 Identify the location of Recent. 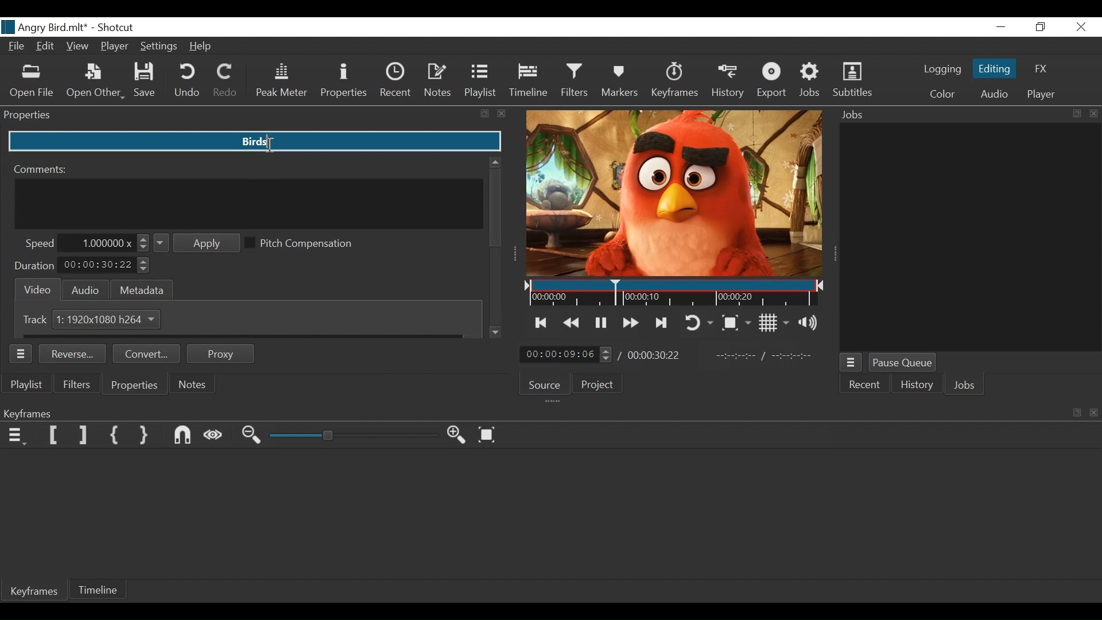
(867, 385).